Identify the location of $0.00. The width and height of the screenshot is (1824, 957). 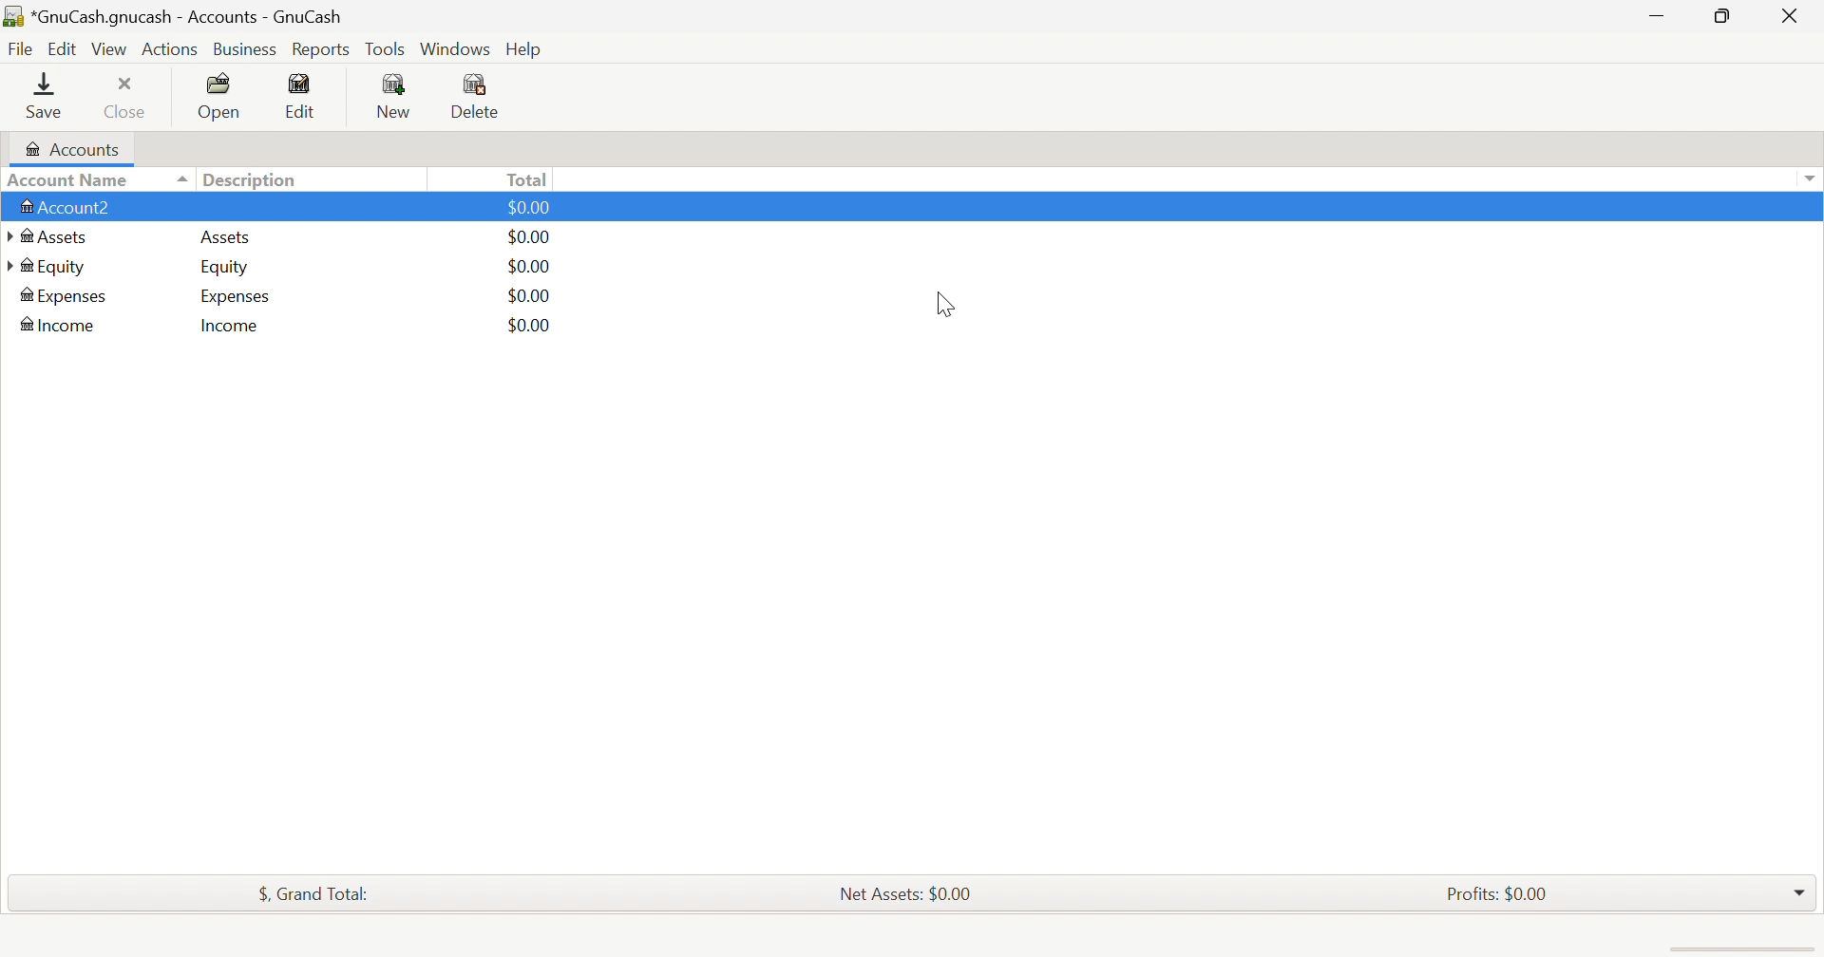
(528, 294).